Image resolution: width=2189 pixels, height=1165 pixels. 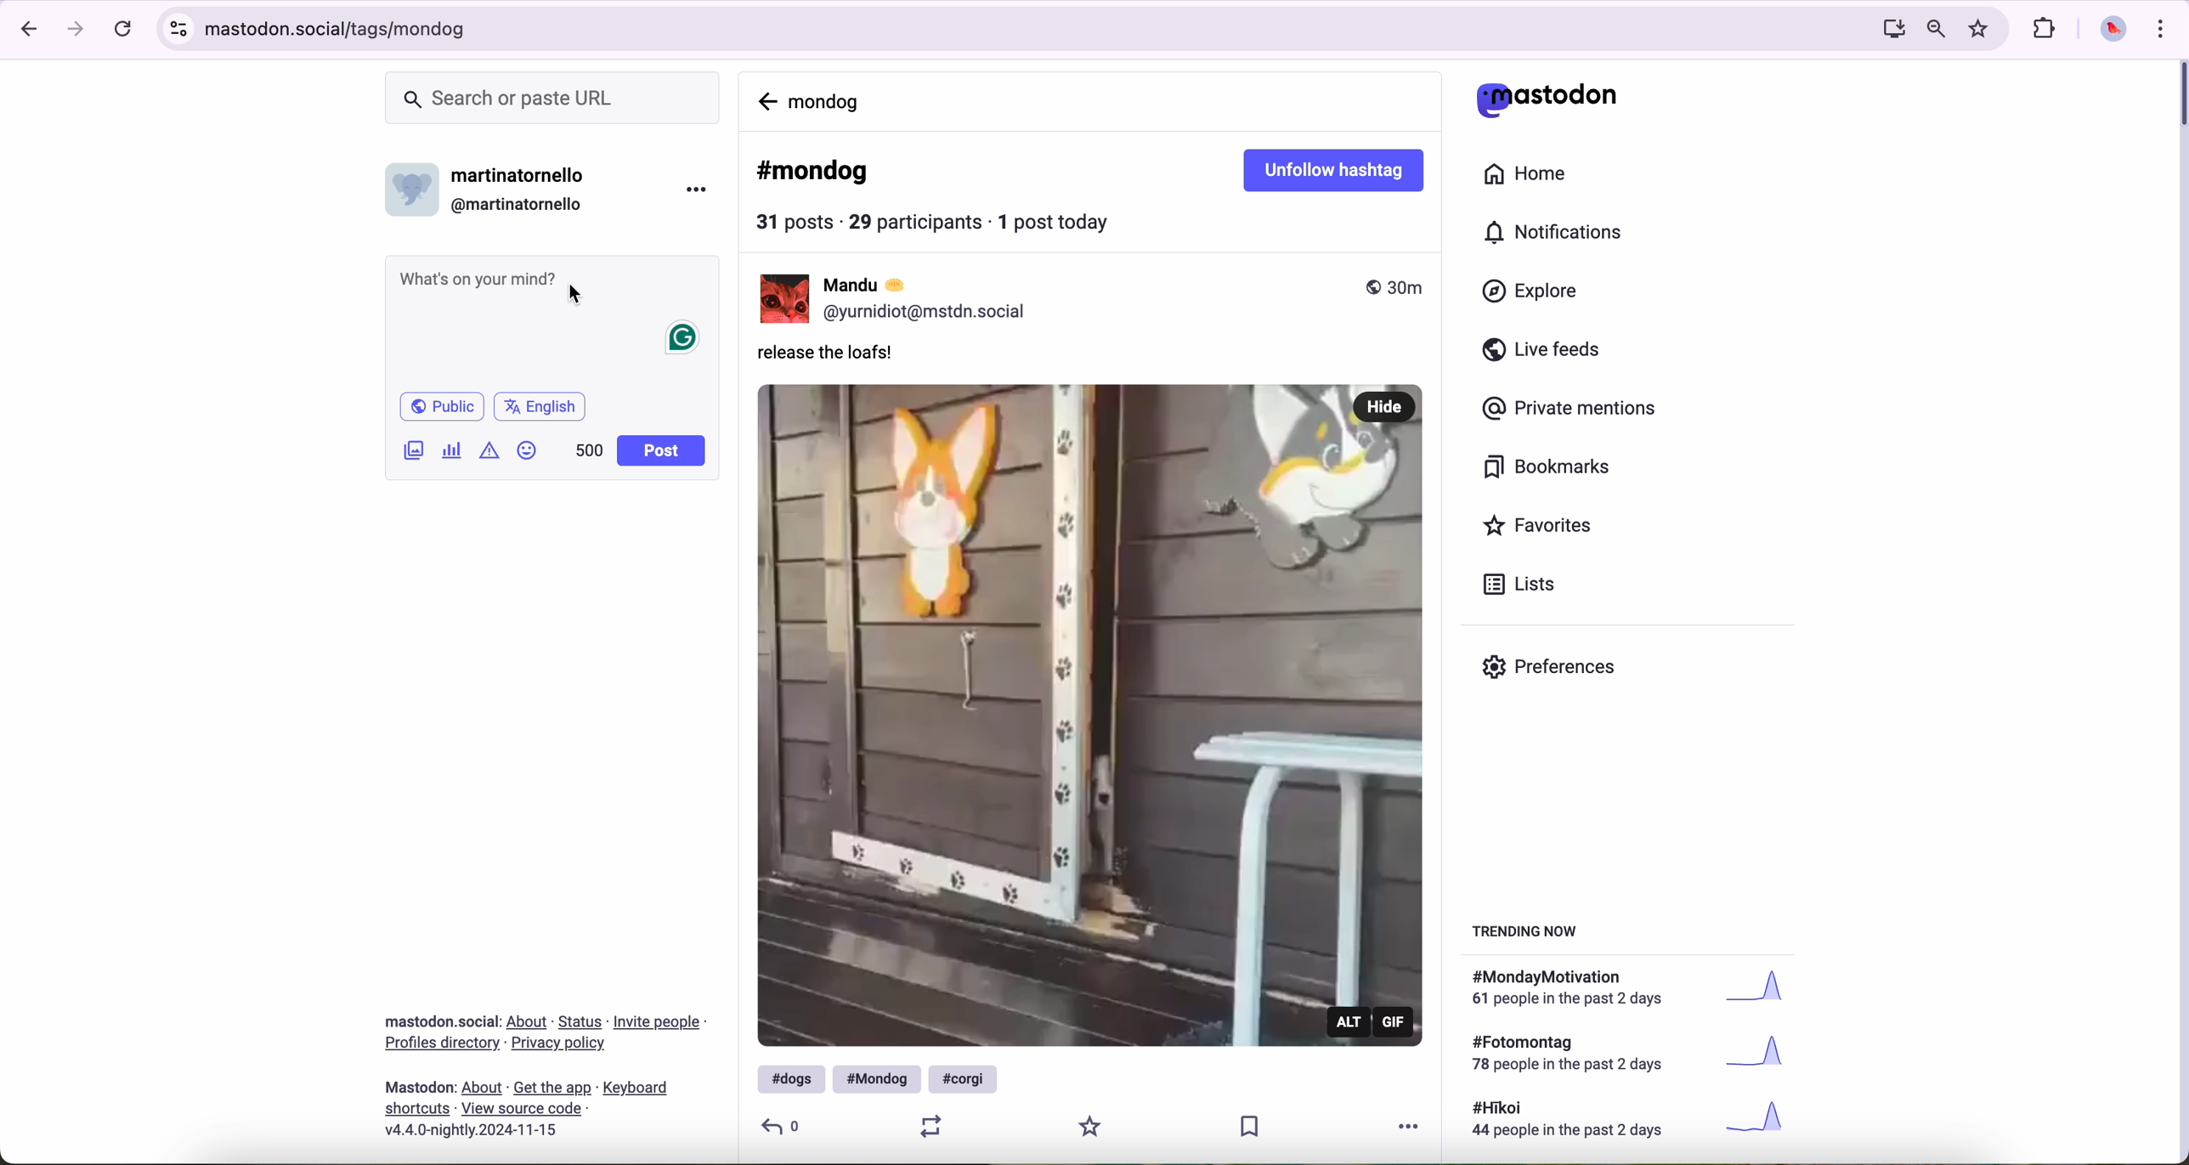 What do you see at coordinates (1386, 404) in the screenshot?
I see `hide` at bounding box center [1386, 404].